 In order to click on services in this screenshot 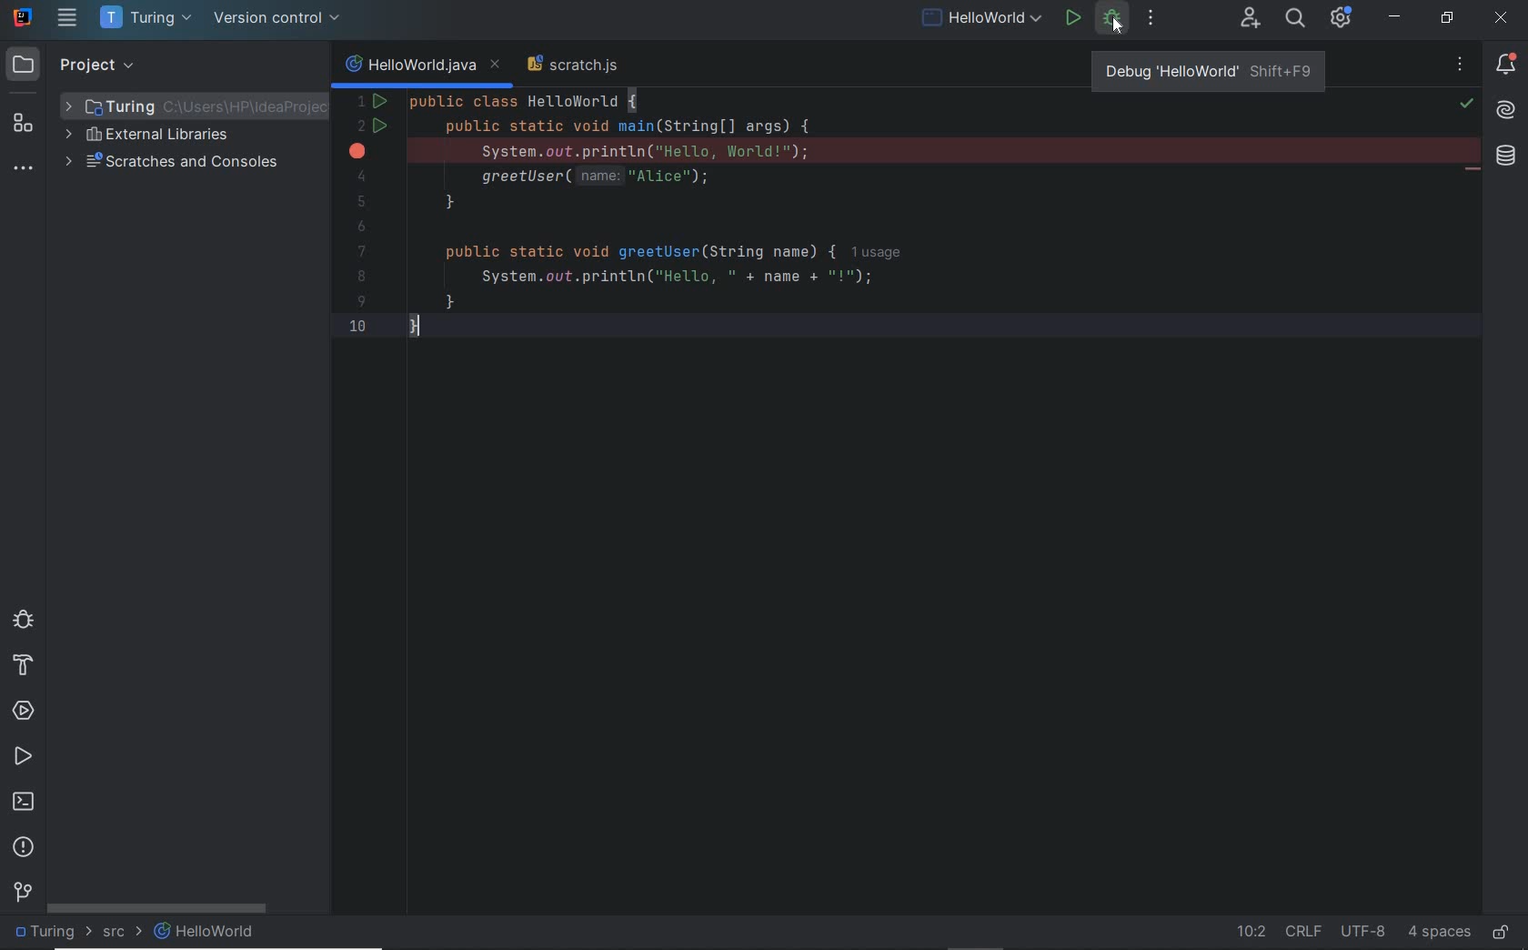, I will do `click(23, 711)`.